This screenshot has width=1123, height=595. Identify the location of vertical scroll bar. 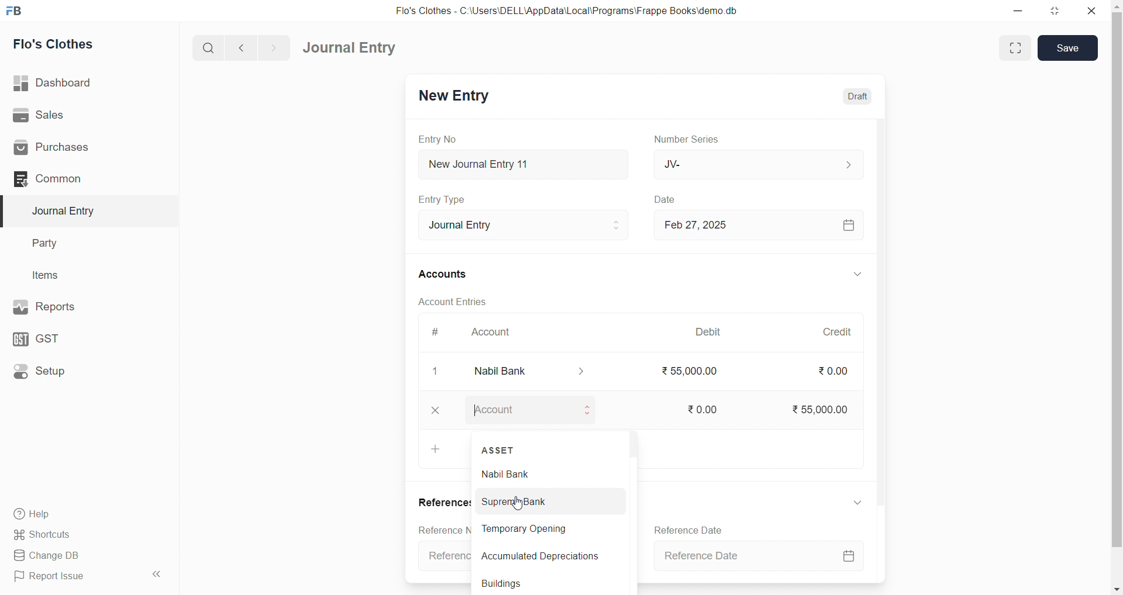
(634, 510).